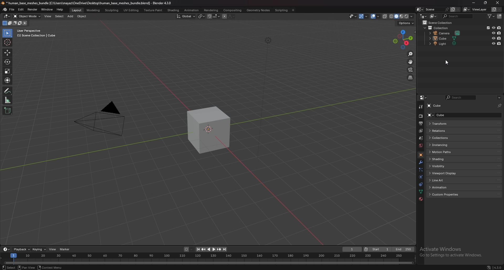  I want to click on cube, so click(447, 115).